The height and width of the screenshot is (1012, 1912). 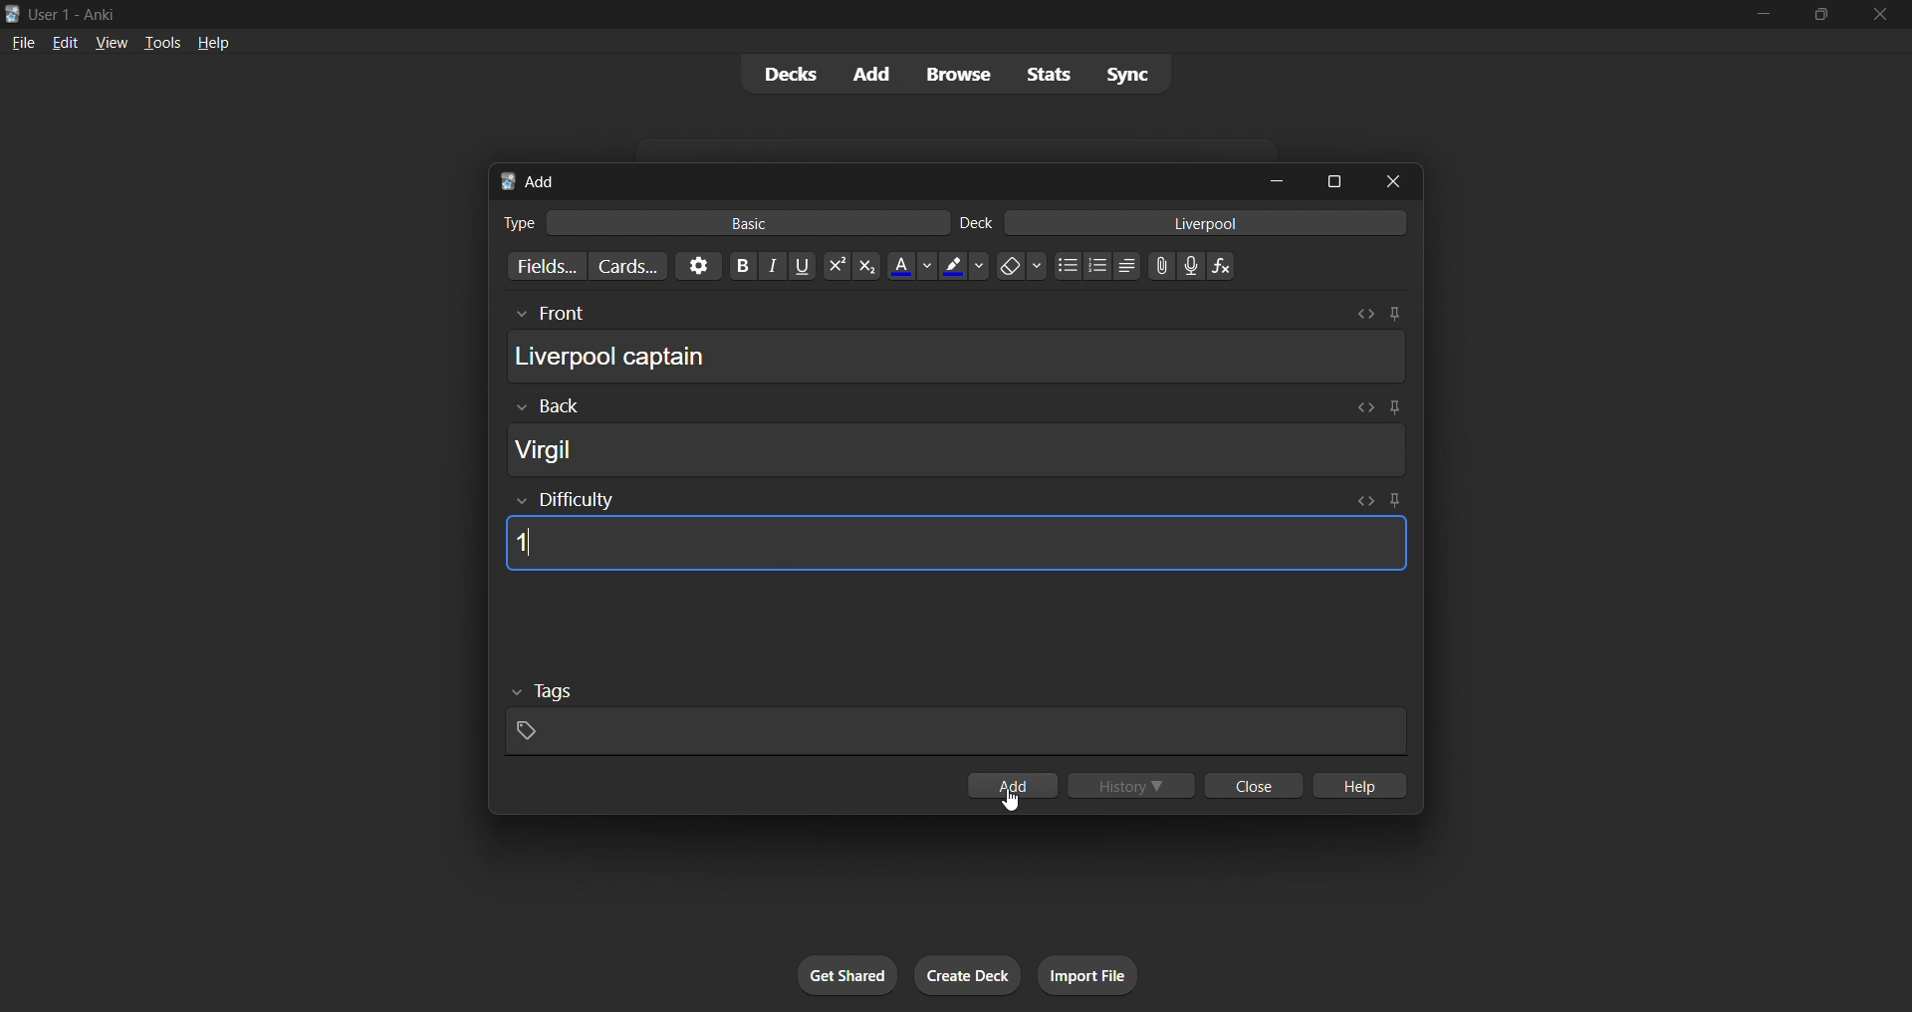 I want to click on Show/Hide Difficulty rating input box, so click(x=566, y=500).